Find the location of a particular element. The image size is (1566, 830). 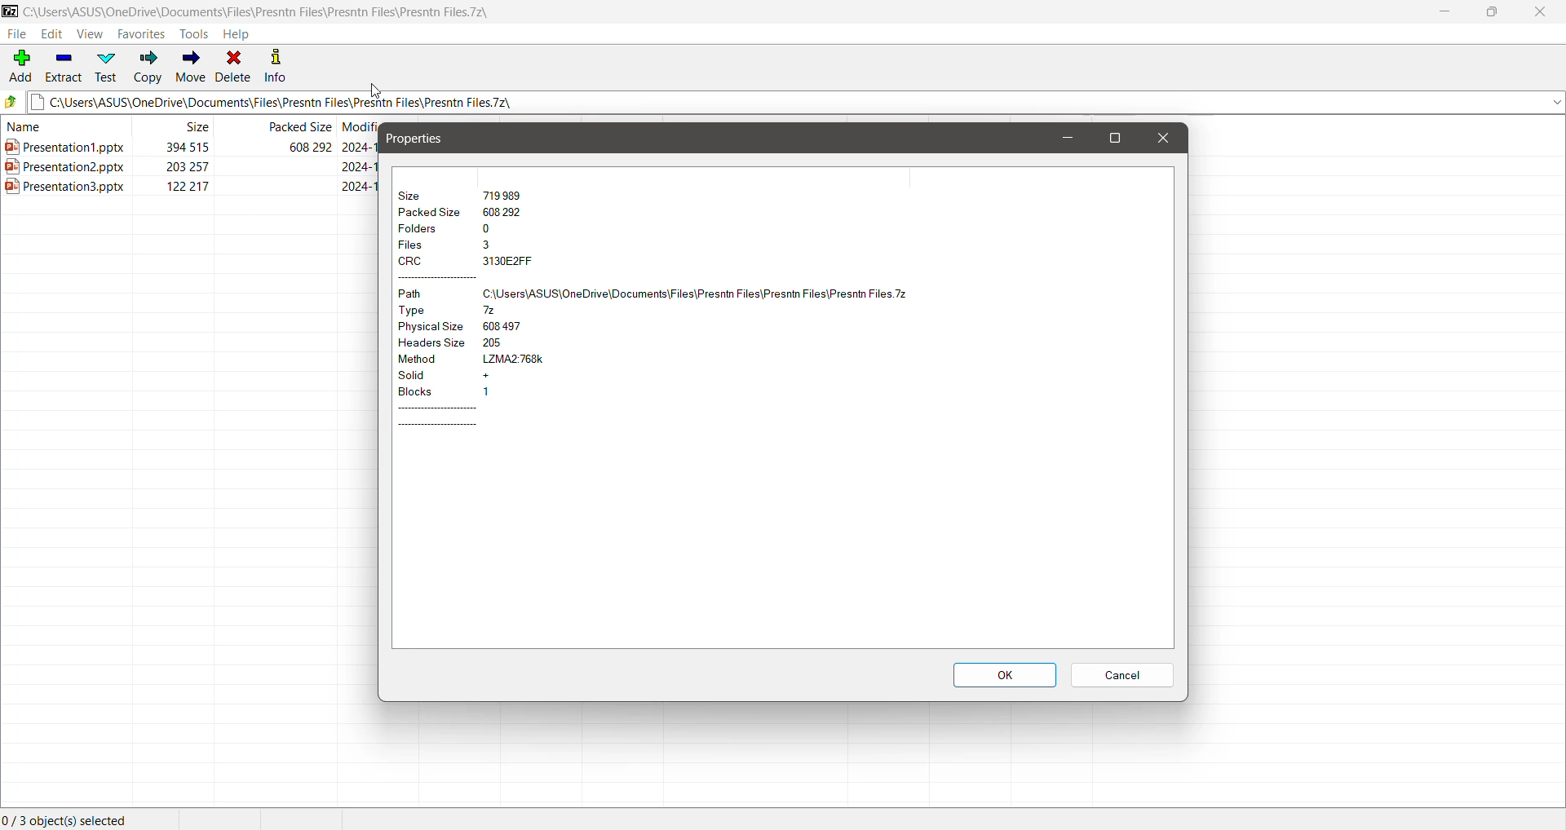

 Type is located at coordinates (425, 311).